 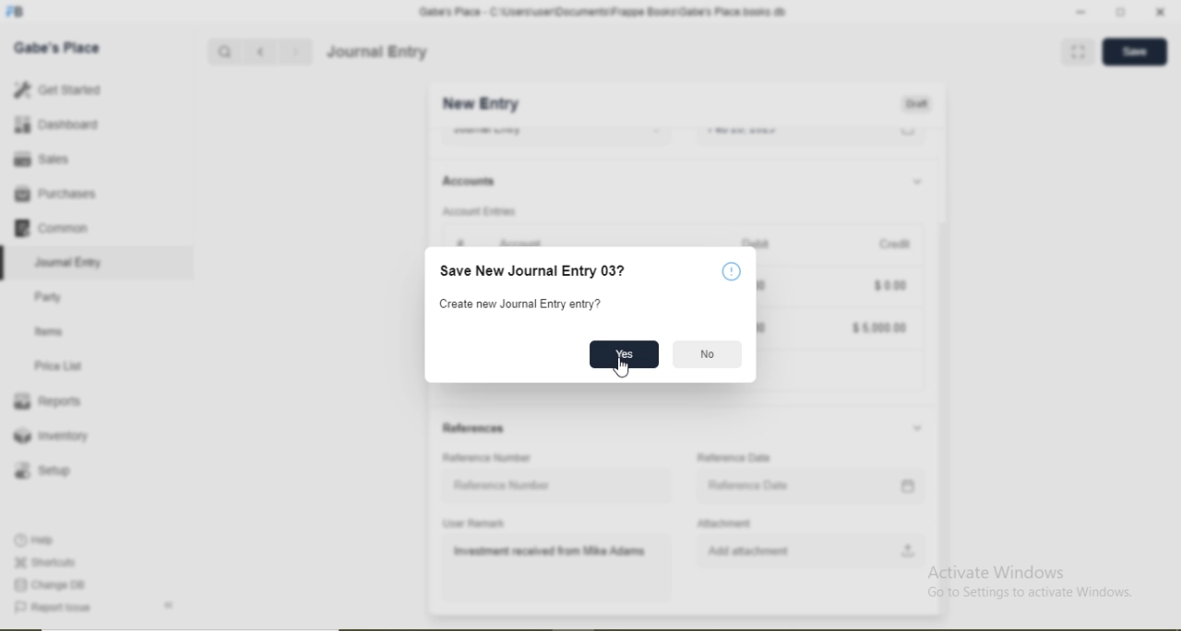 I want to click on Dashboard, so click(x=57, y=124).